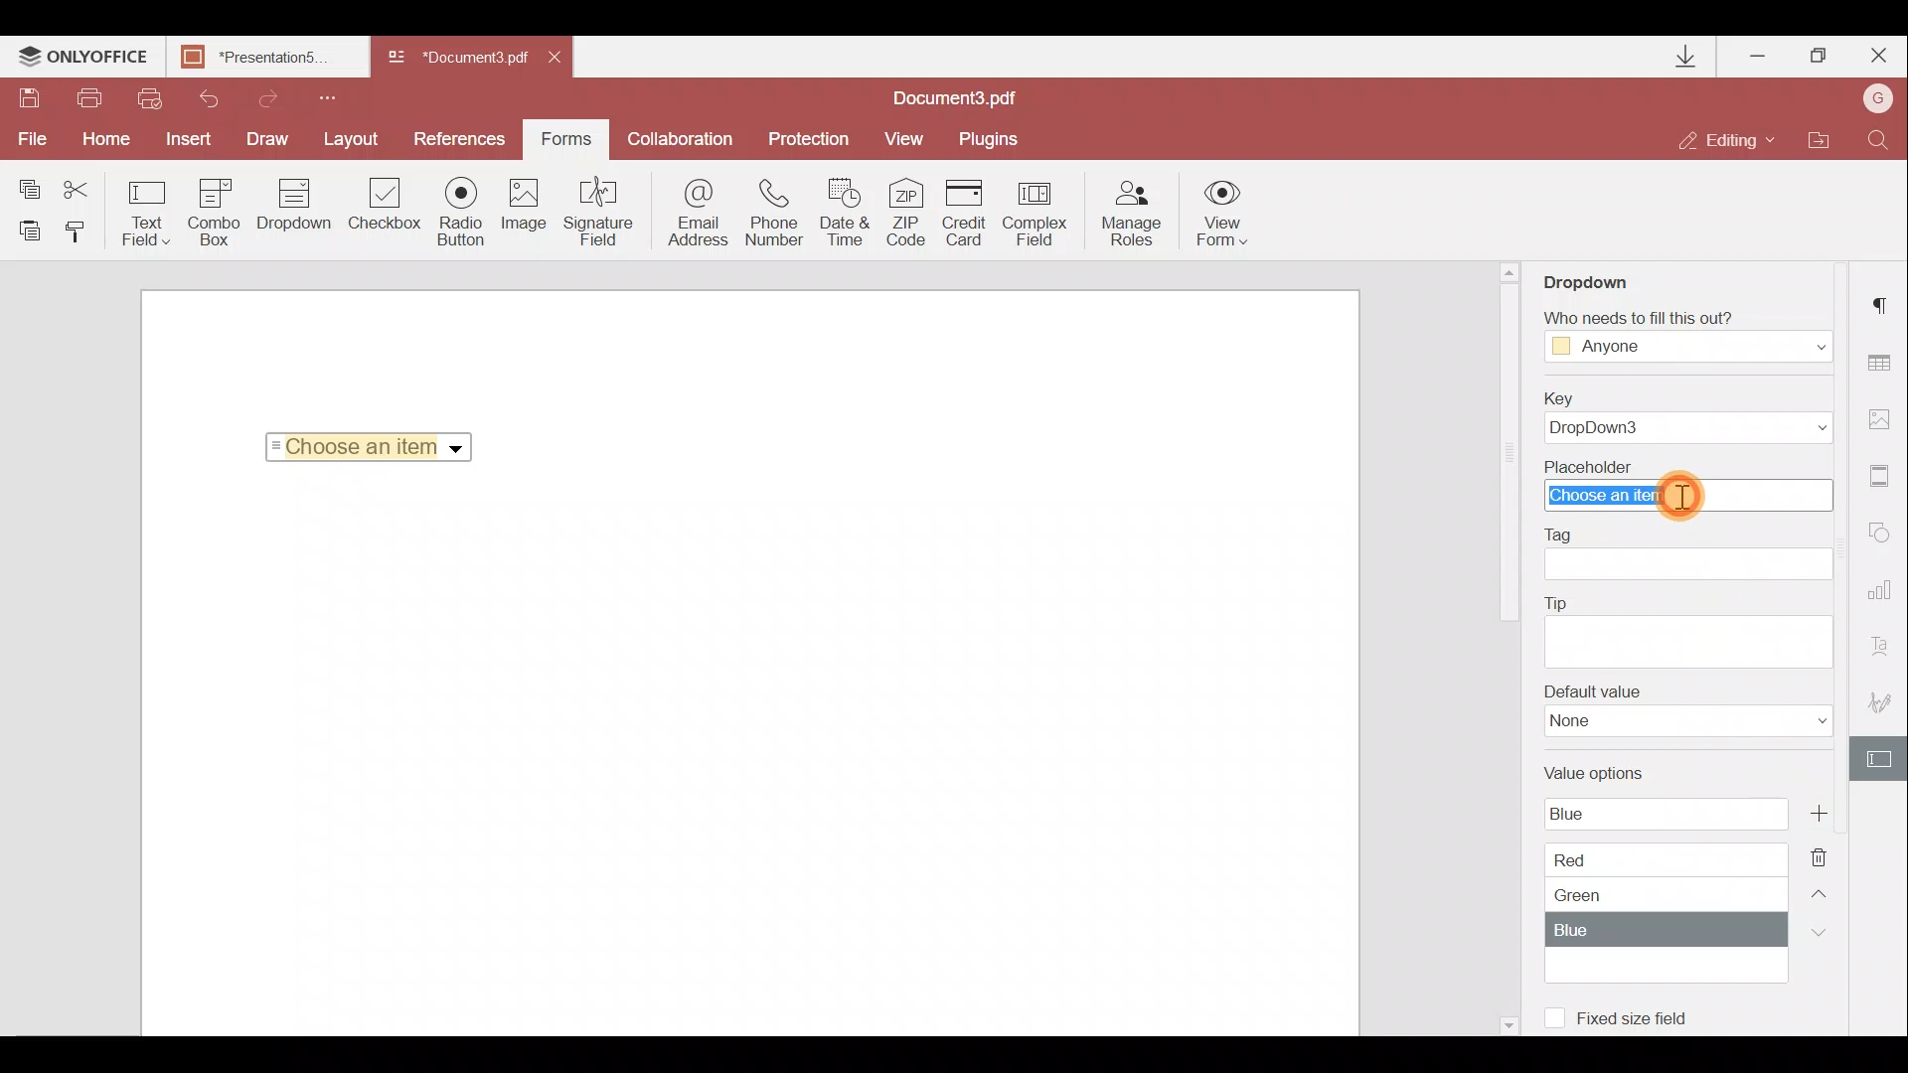 This screenshot has width=1908, height=1073. What do you see at coordinates (1510, 271) in the screenshot?
I see `Scroll up` at bounding box center [1510, 271].